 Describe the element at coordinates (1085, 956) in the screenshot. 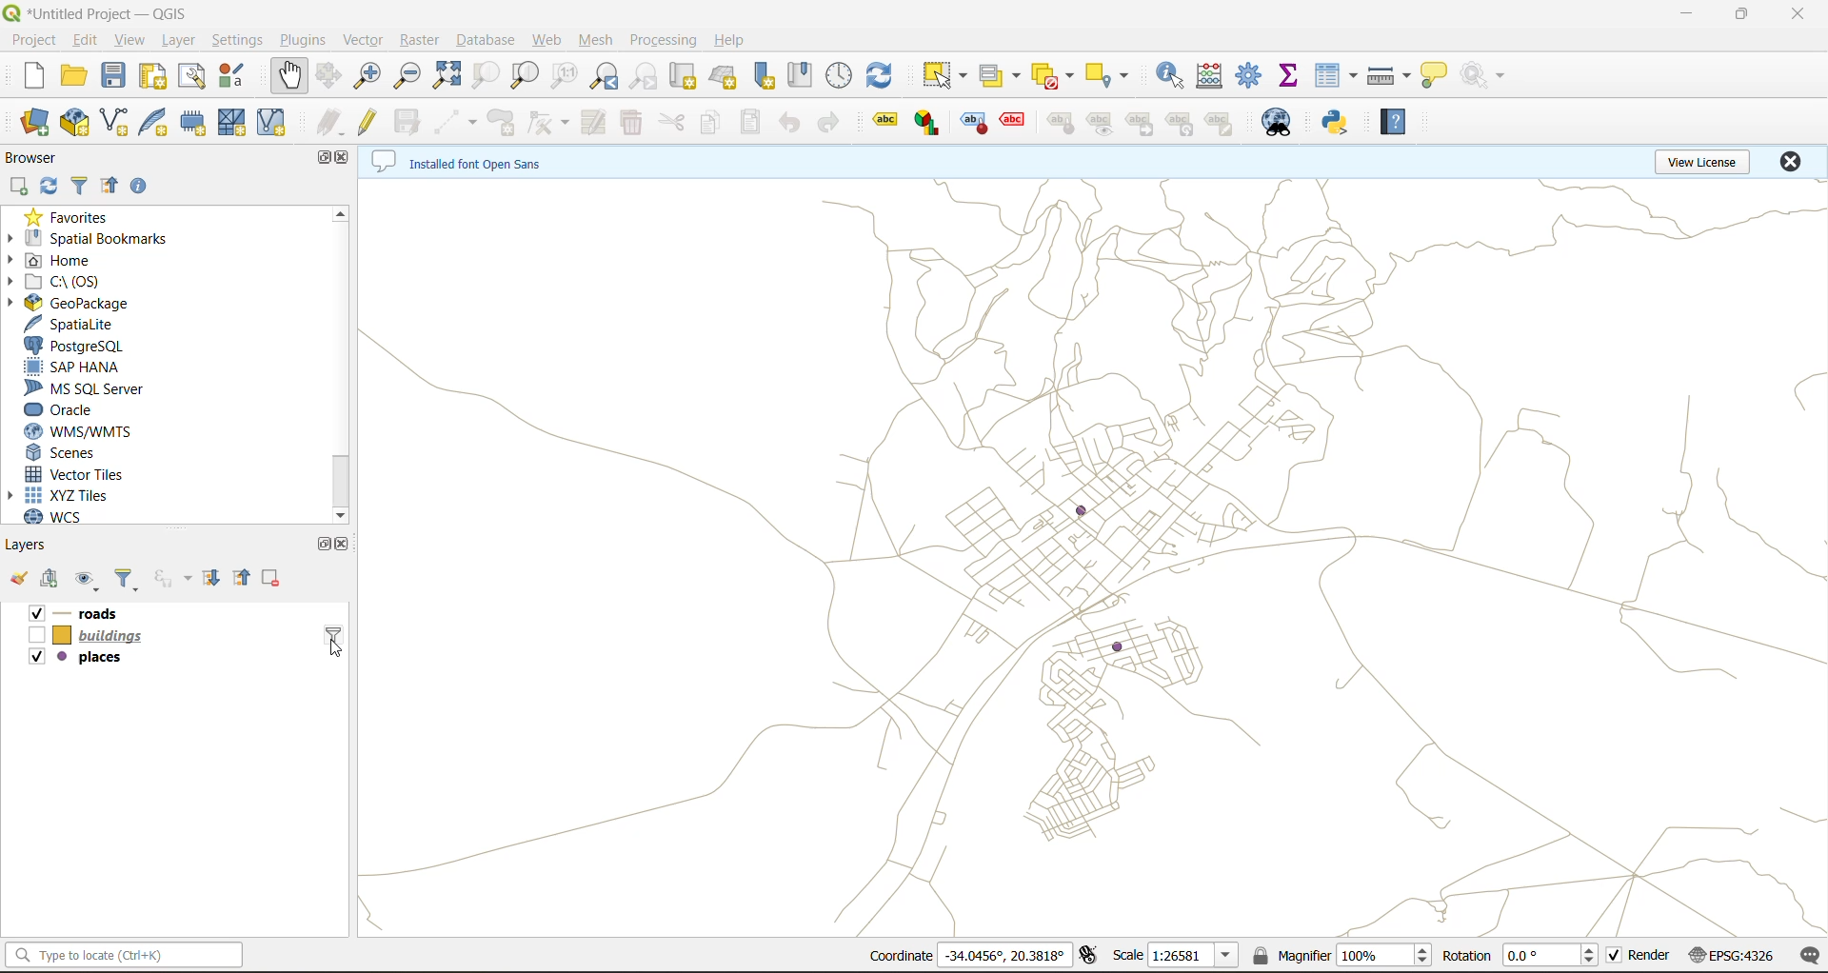

I see `toggle extensions` at that location.